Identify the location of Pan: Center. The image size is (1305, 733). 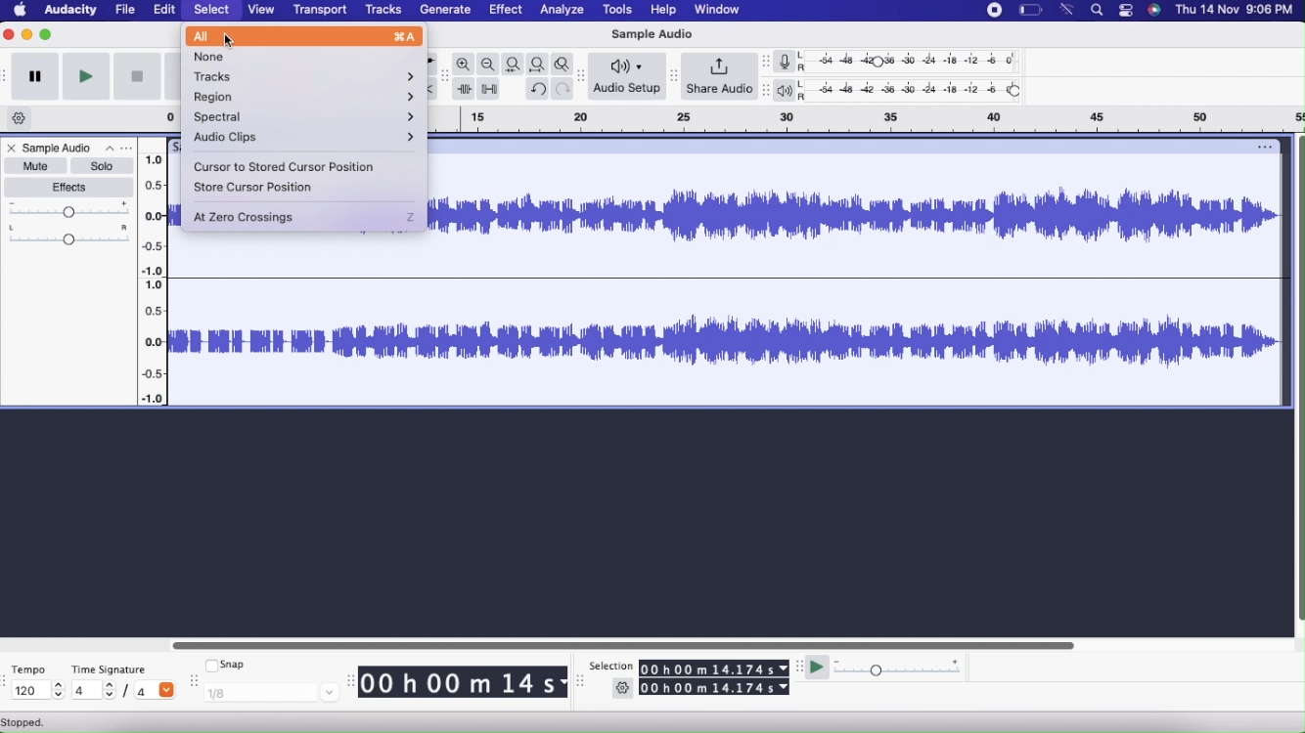
(67, 237).